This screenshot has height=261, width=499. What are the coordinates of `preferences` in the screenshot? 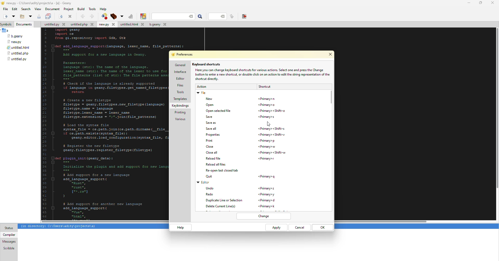 It's located at (184, 55).